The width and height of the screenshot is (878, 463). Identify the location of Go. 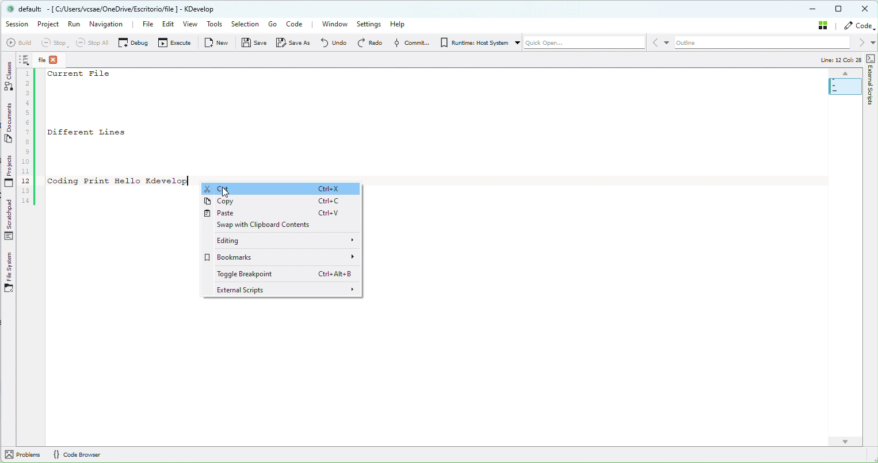
(273, 25).